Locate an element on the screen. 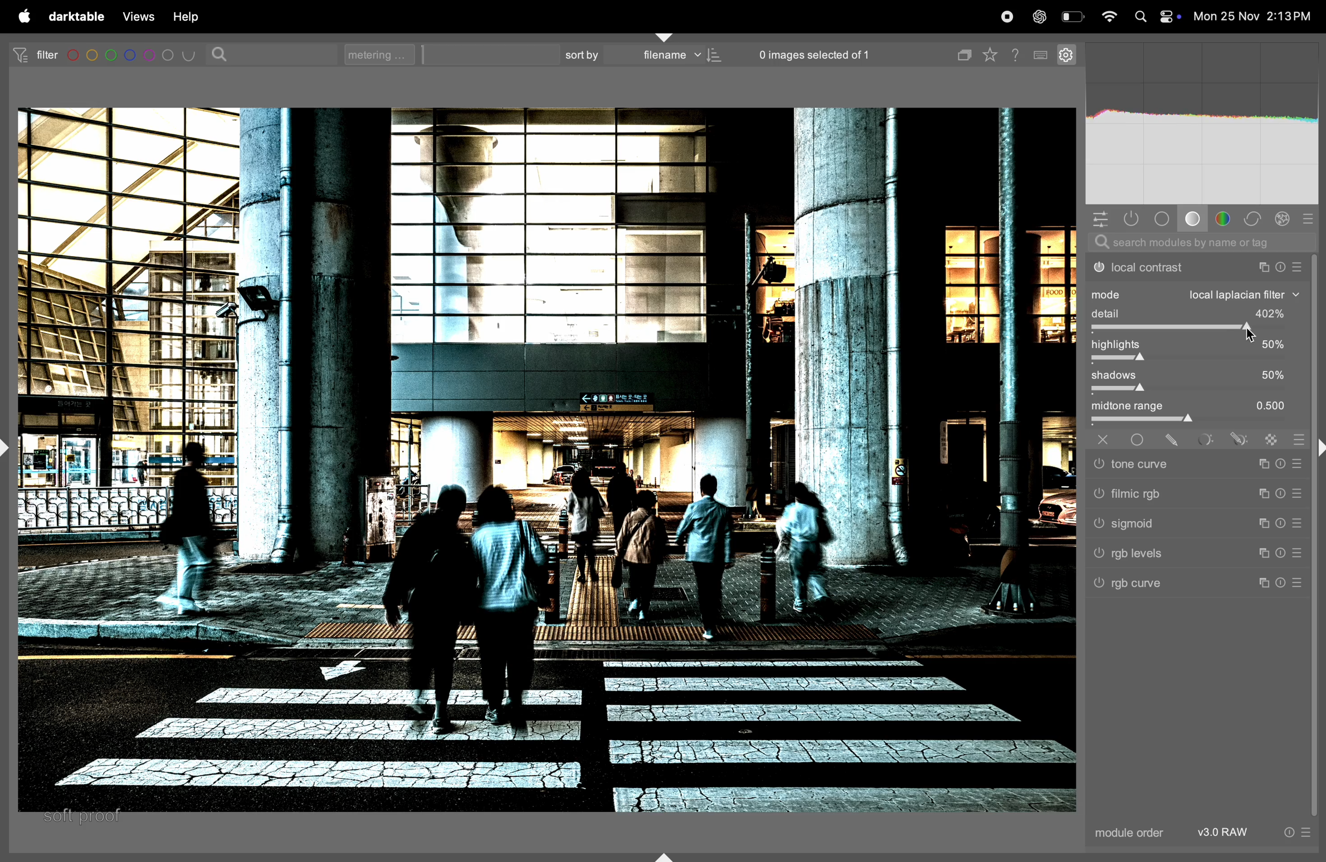 The image size is (1326, 862). shift+ctrl+b is located at coordinates (664, 856).